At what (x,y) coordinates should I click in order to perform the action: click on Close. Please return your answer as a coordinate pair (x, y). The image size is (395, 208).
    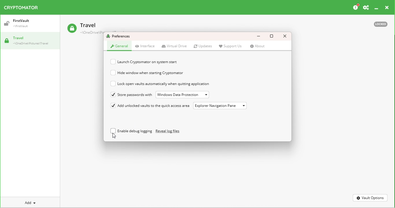
    Looking at the image, I should click on (385, 7).